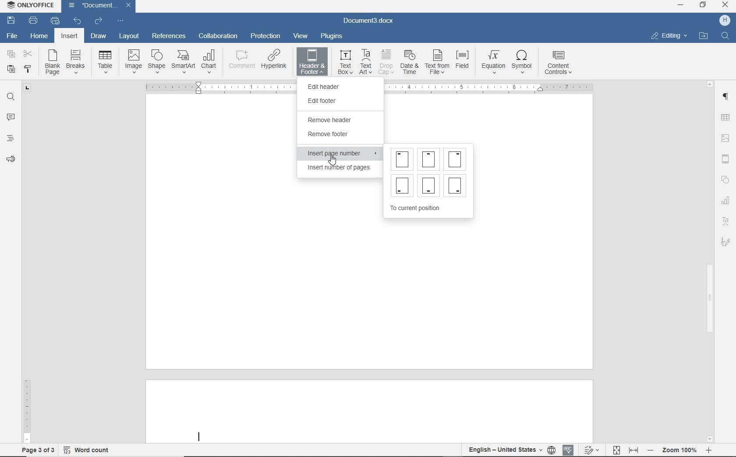 The width and height of the screenshot is (736, 457). I want to click on Read aloud and accessibility, so click(11, 160).